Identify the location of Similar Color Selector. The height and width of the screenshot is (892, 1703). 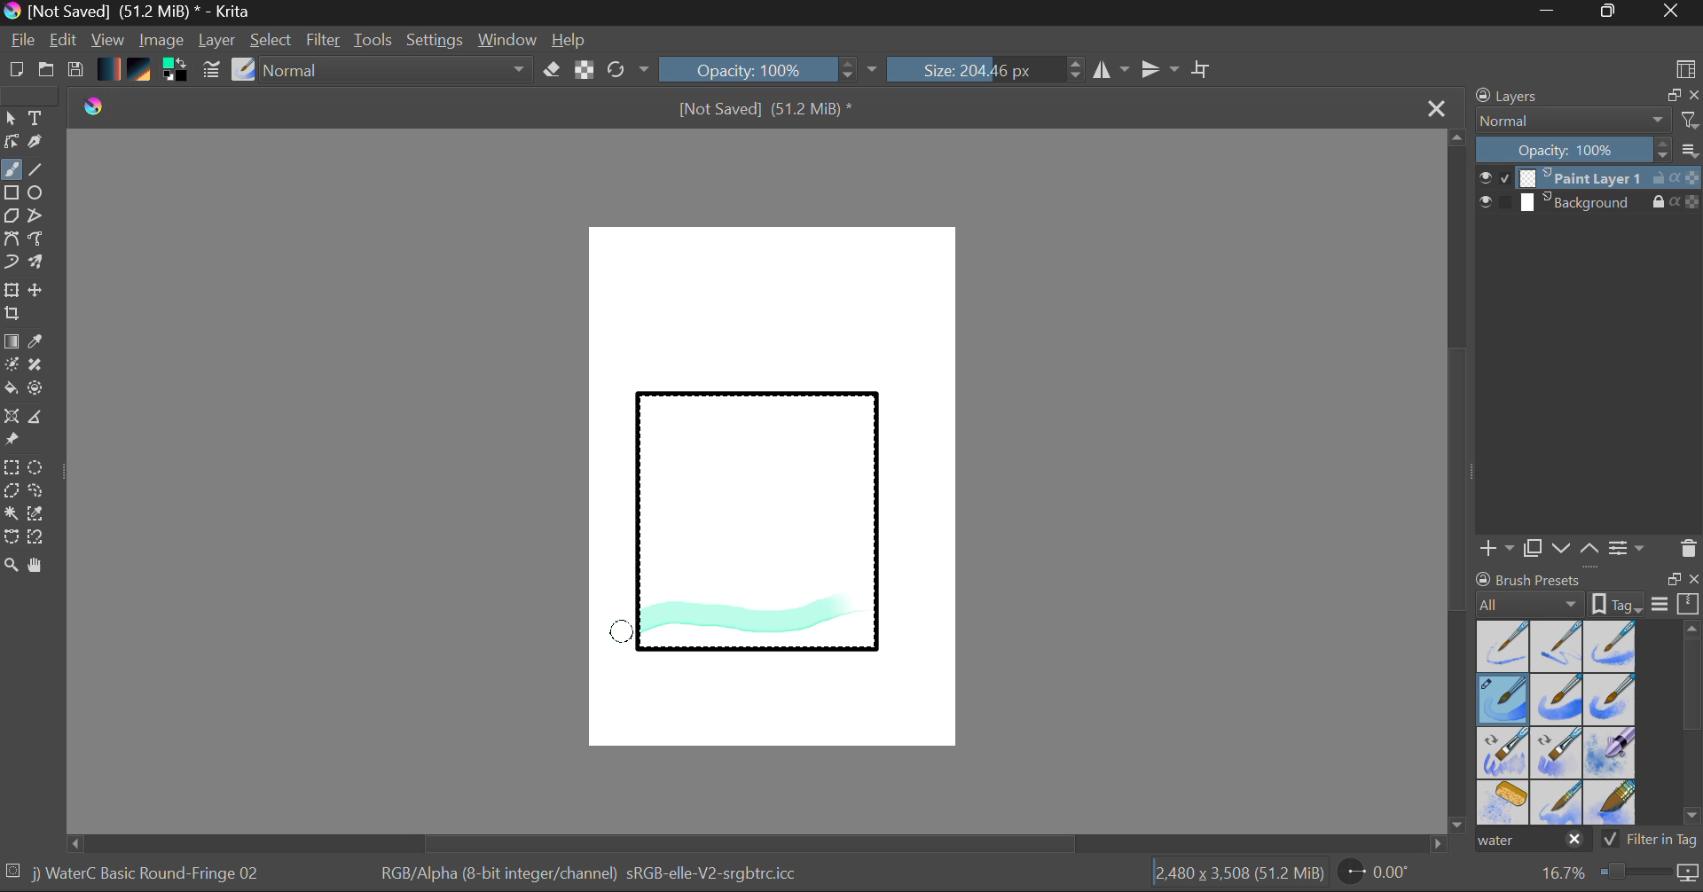
(41, 514).